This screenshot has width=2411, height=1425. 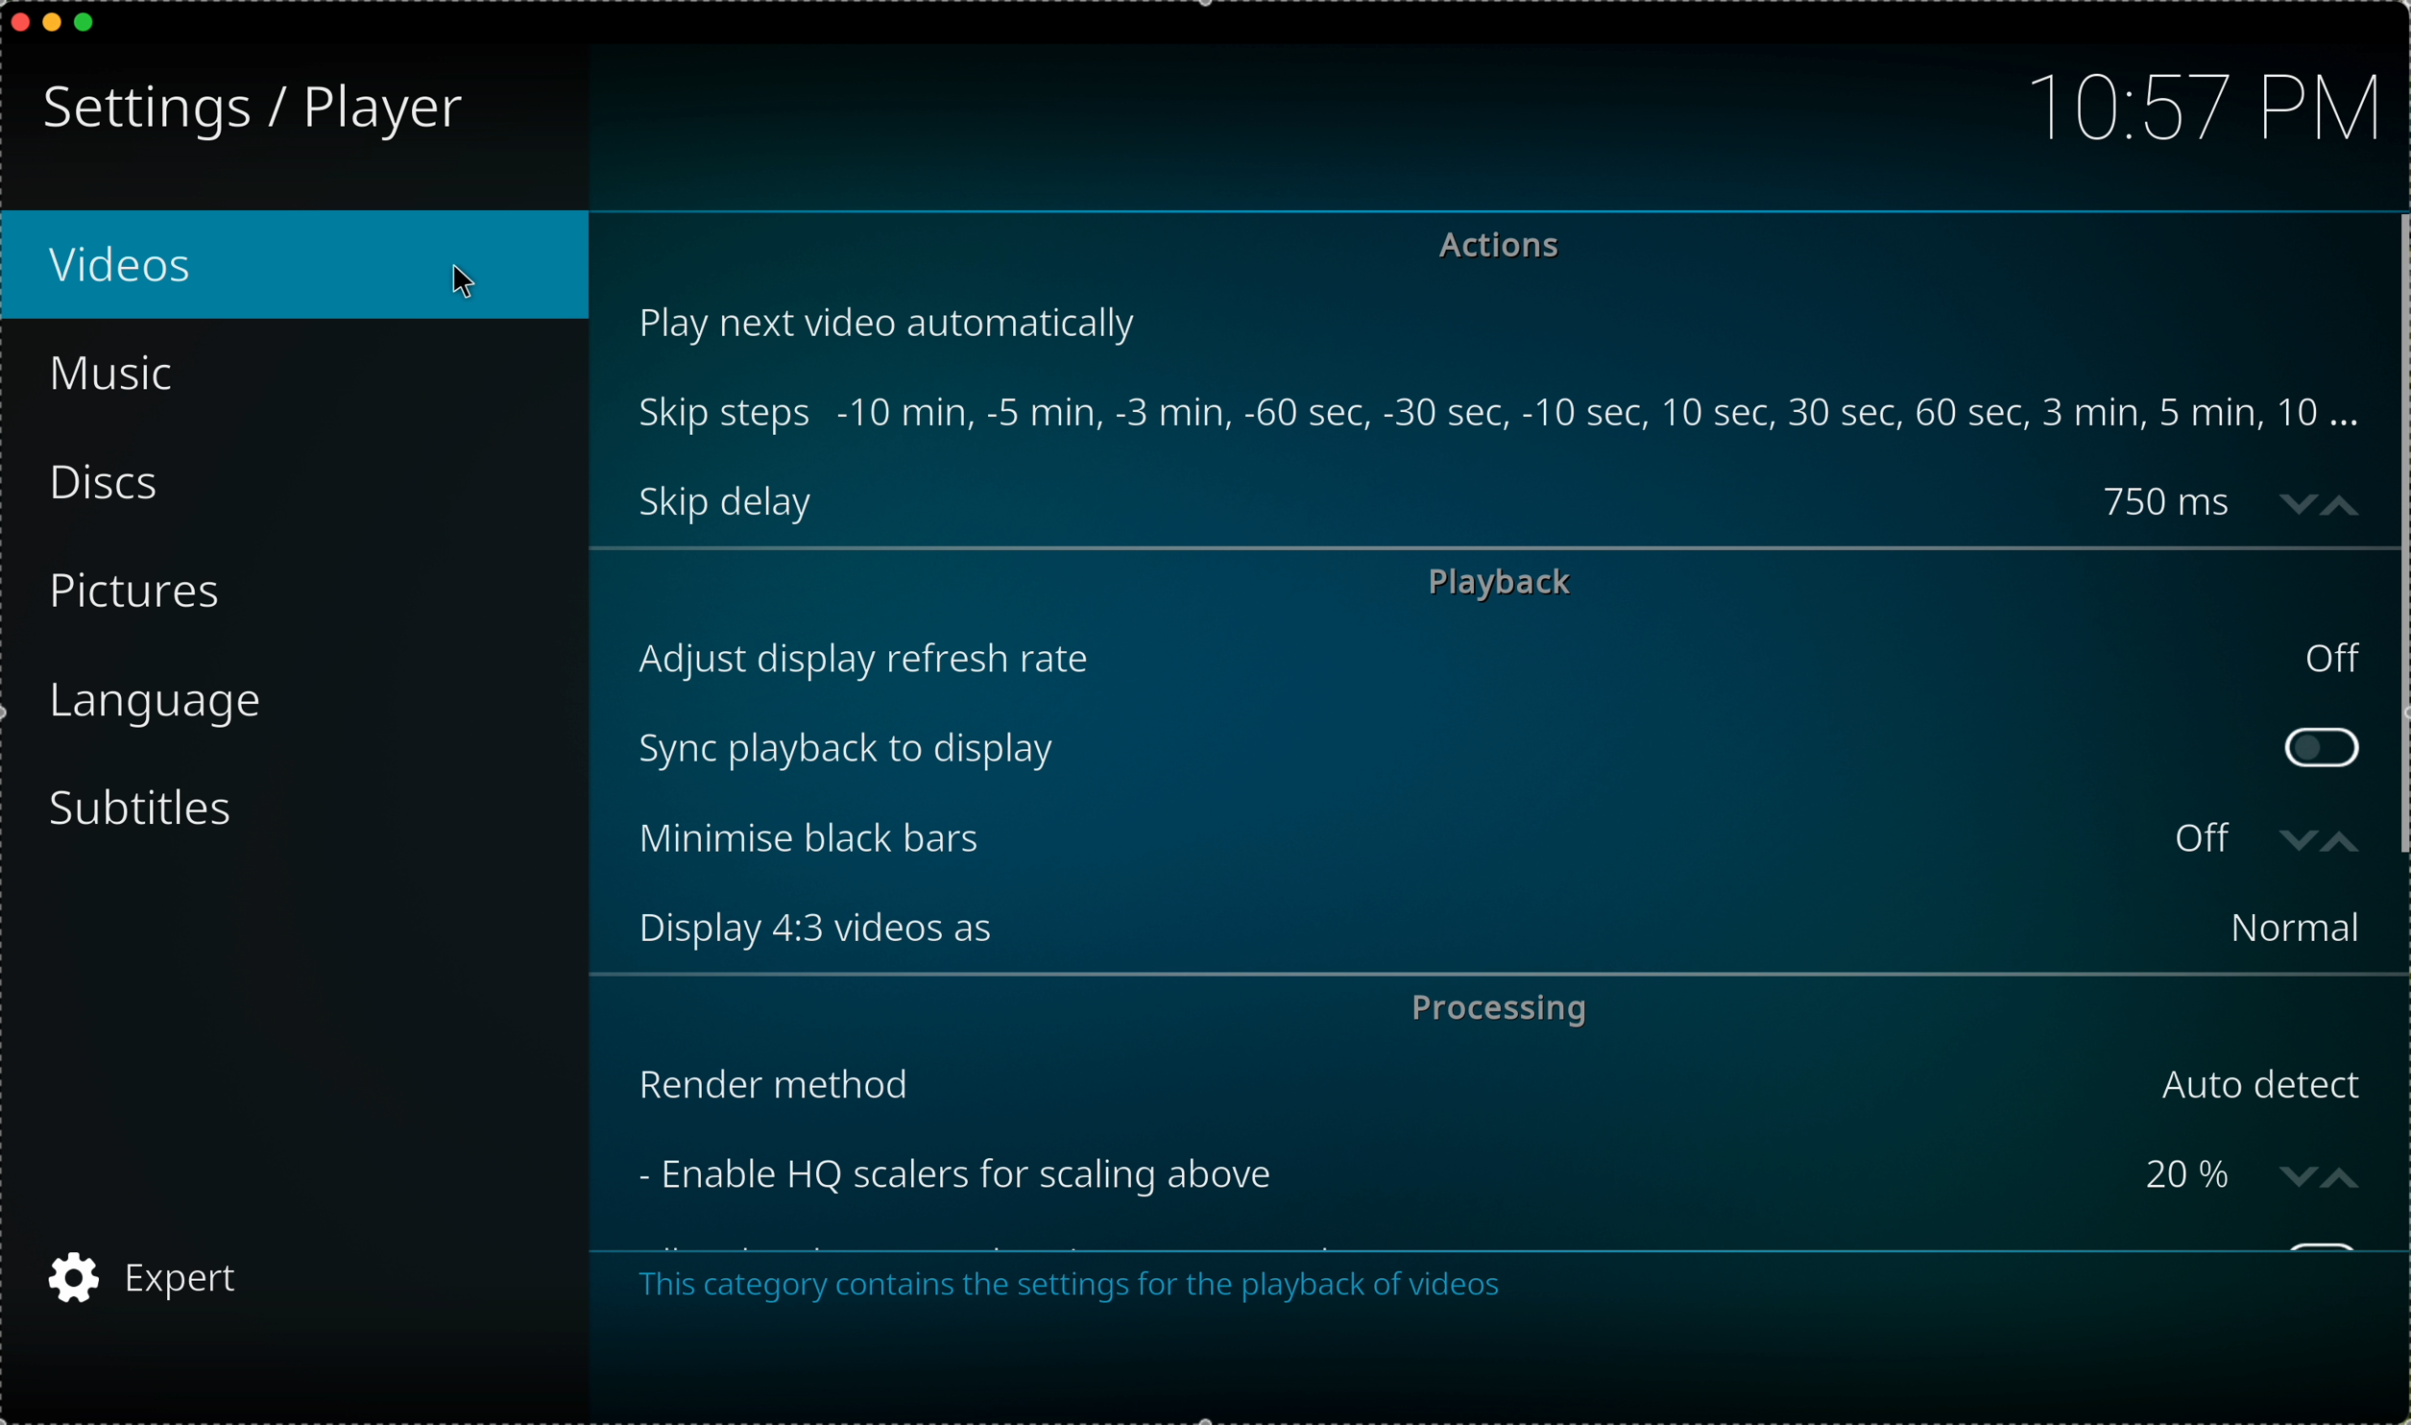 I want to click on skip delay   750 ms, so click(x=1437, y=502).